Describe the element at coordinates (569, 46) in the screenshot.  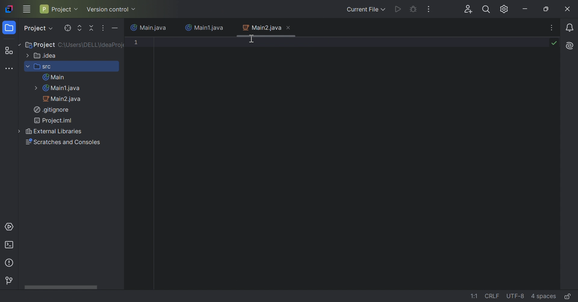
I see `AI Assistant` at that location.